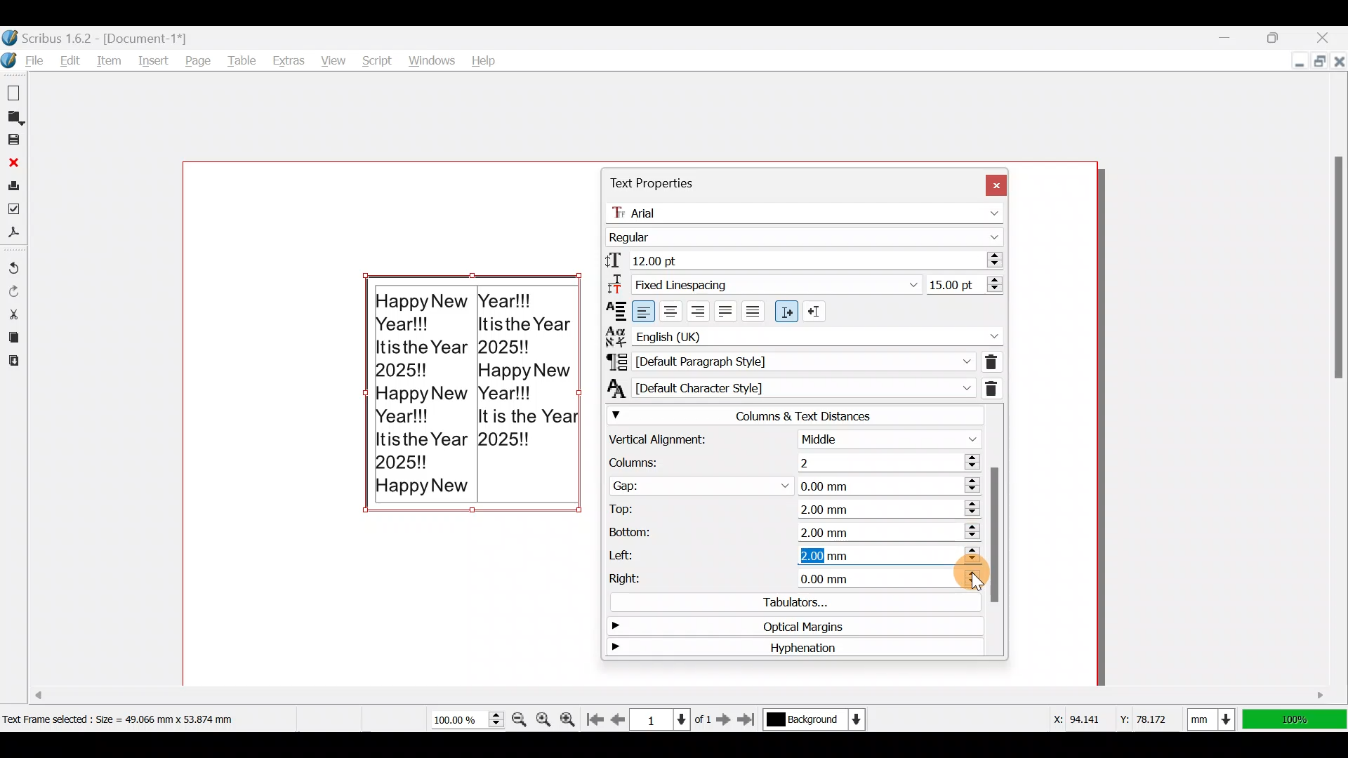  Describe the element at coordinates (70, 60) in the screenshot. I see `Edit` at that location.